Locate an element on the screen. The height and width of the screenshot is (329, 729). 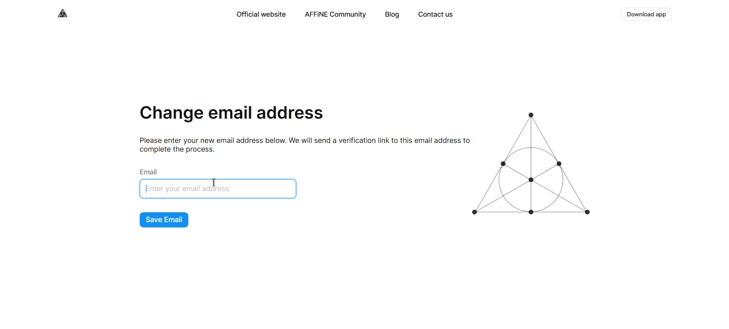
Logo is located at coordinates (63, 13).